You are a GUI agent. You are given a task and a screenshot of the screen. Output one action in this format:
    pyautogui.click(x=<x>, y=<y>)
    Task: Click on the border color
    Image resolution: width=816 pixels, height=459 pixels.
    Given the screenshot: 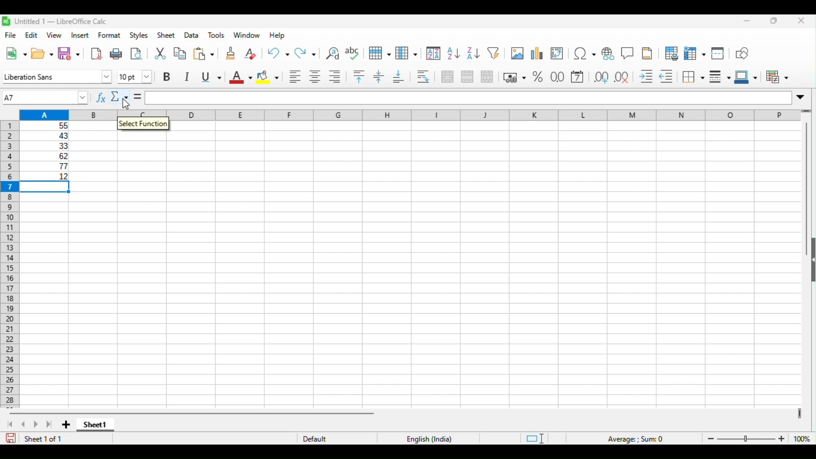 What is the action you would take?
    pyautogui.click(x=745, y=76)
    